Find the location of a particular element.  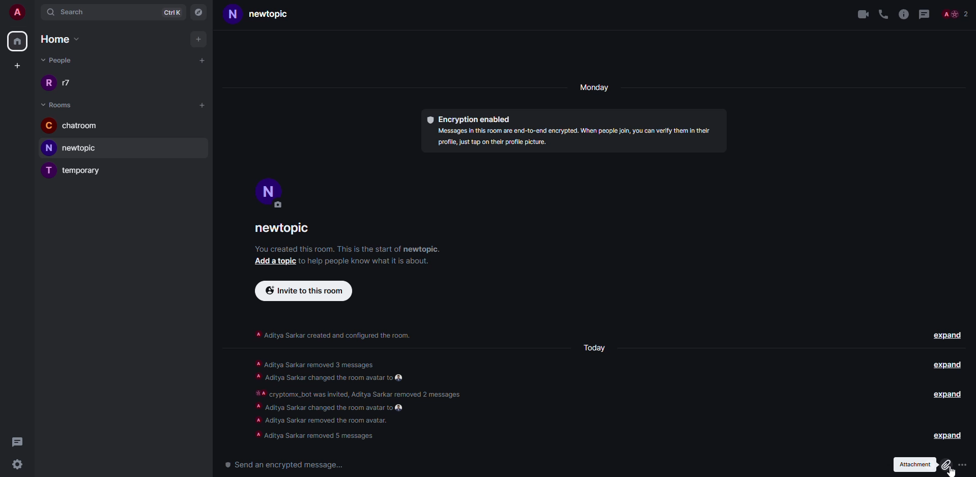

info is located at coordinates (364, 396).